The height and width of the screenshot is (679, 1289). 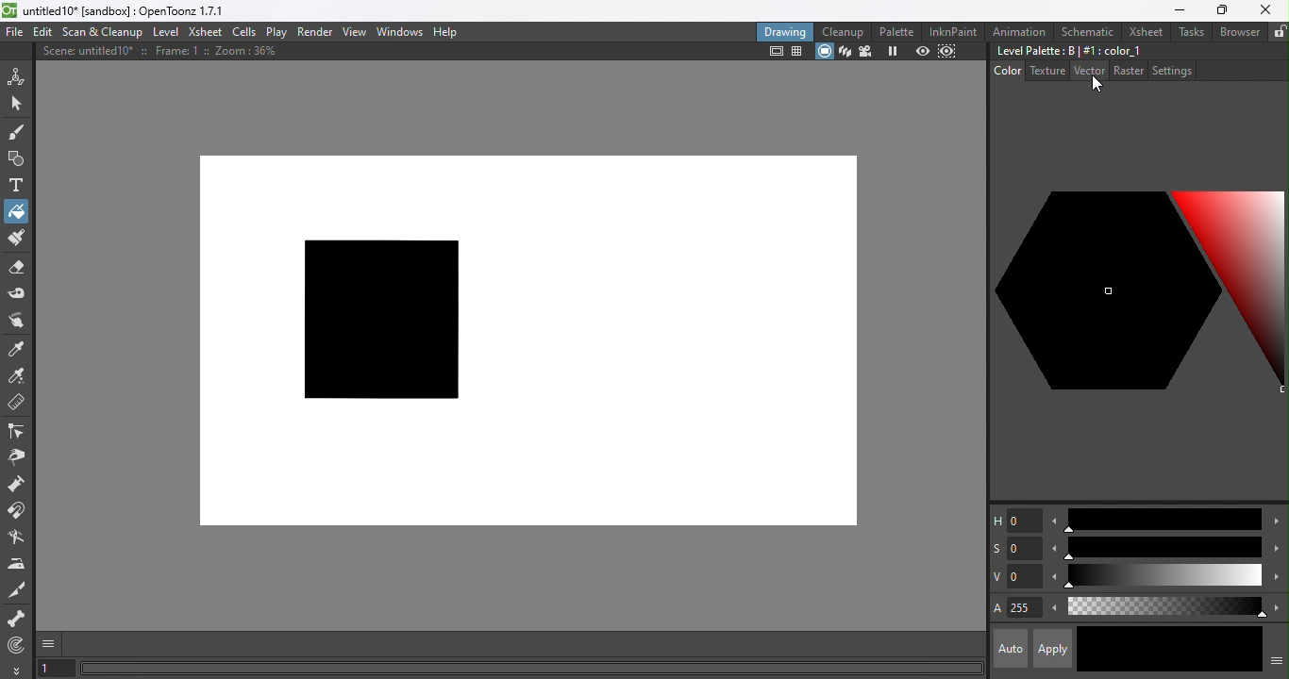 What do you see at coordinates (532, 669) in the screenshot?
I see `horizontal scroll bar` at bounding box center [532, 669].